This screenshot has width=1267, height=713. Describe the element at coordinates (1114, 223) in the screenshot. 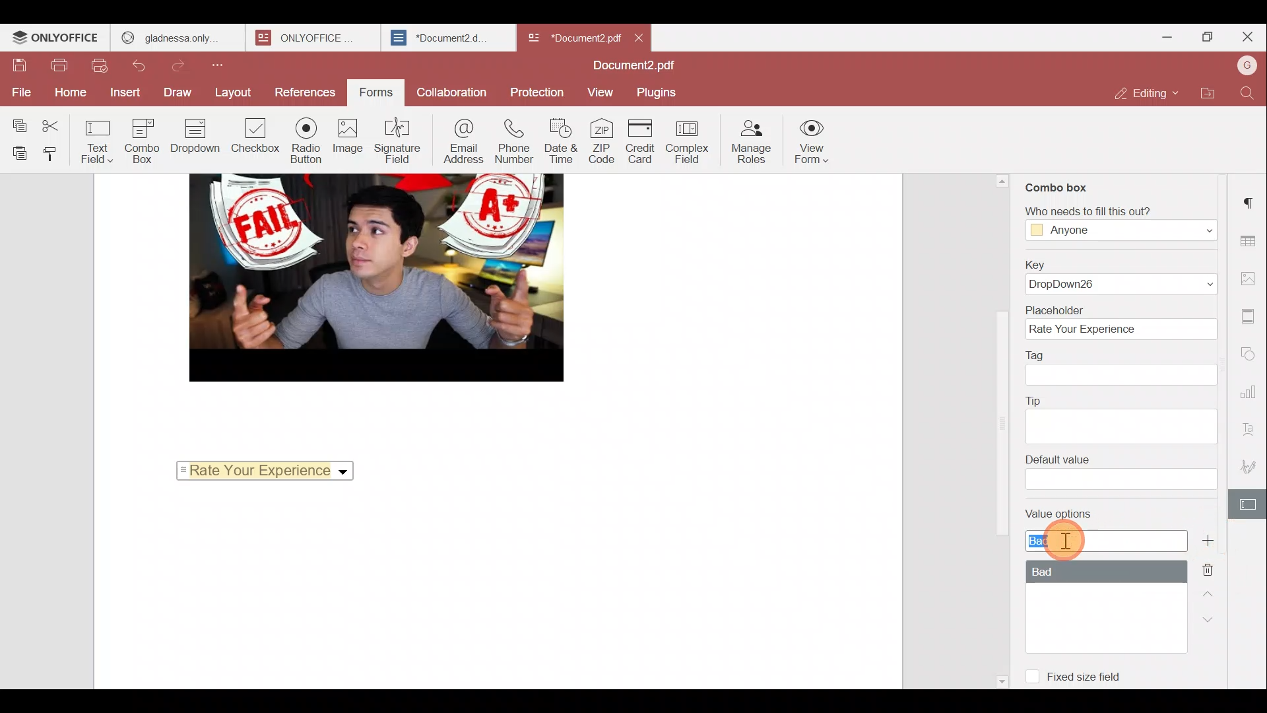

I see `‘Who needs to fill this out?` at that location.